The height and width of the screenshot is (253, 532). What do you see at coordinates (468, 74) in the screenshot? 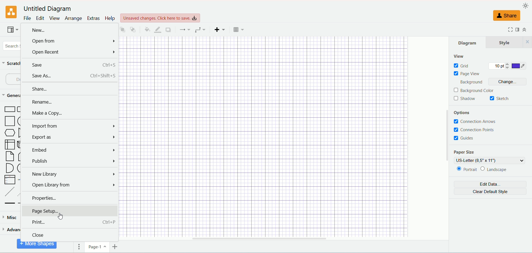
I see `page view` at bounding box center [468, 74].